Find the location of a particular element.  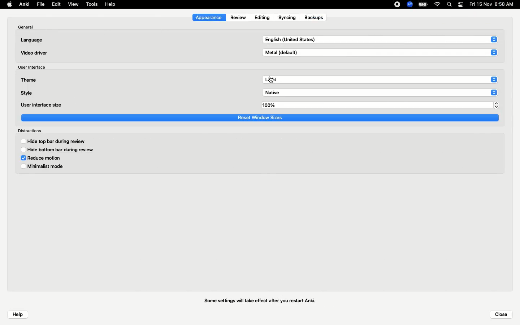

Charge is located at coordinates (424, 4).